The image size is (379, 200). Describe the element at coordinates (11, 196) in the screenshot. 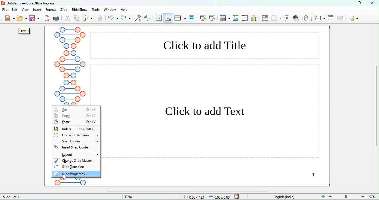

I see `slide 1 of 1` at that location.